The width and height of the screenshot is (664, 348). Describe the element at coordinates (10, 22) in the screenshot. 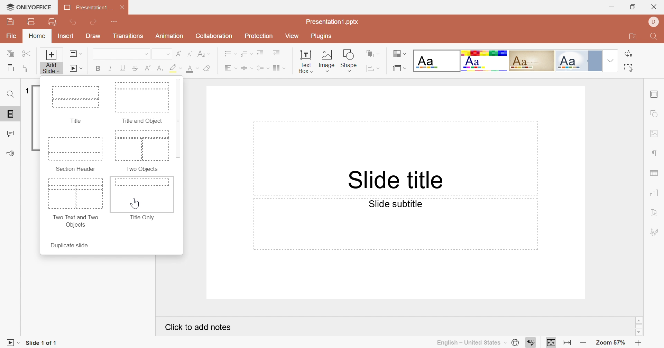

I see `Save` at that location.